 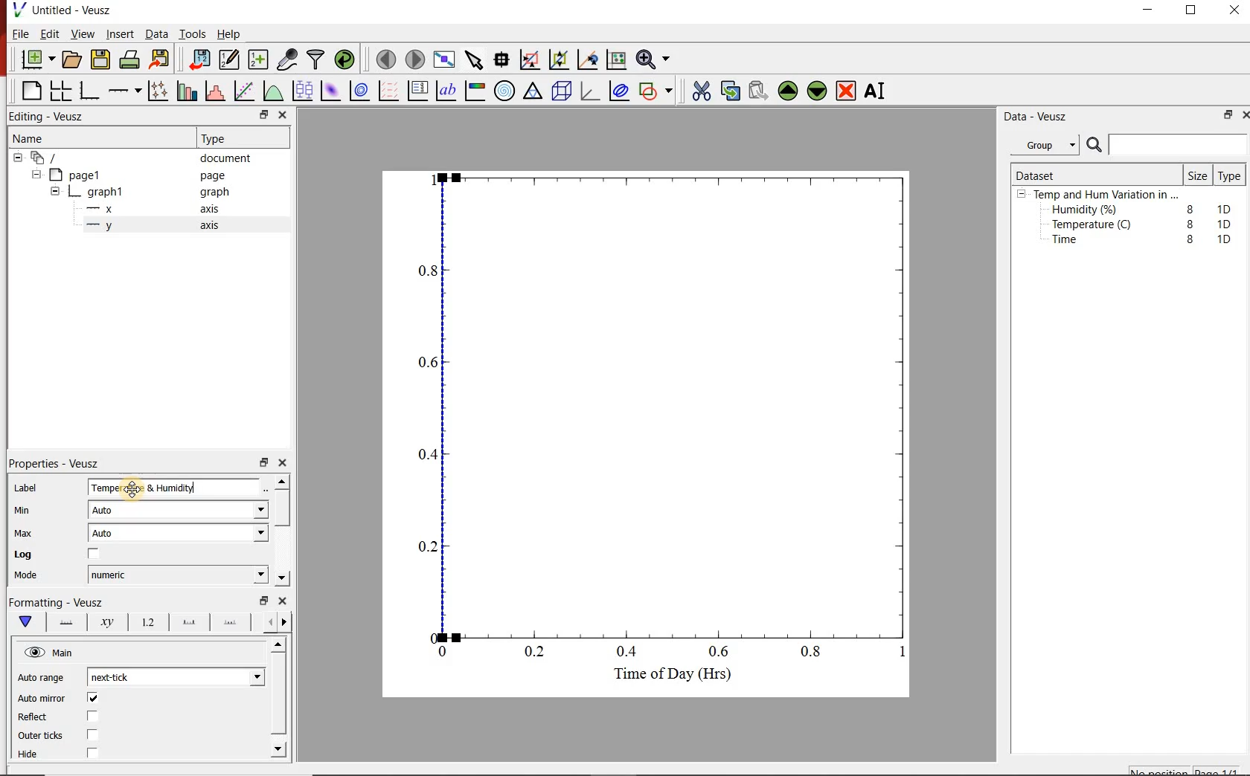 What do you see at coordinates (113, 229) in the screenshot?
I see `y` at bounding box center [113, 229].